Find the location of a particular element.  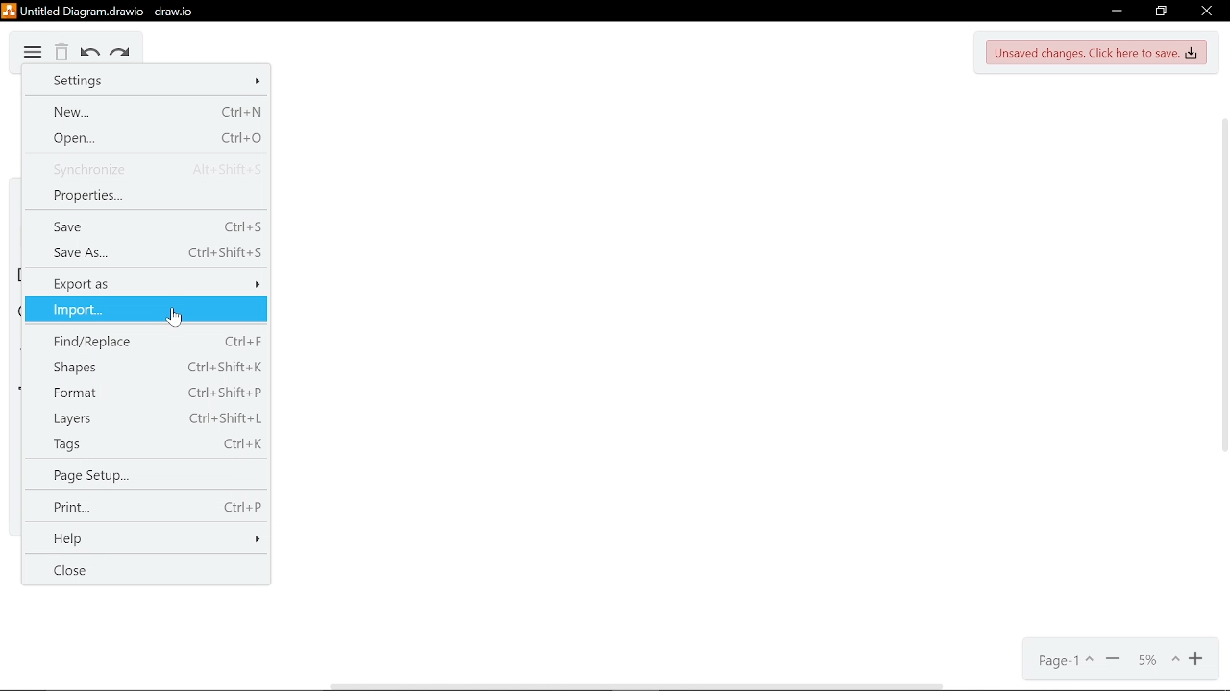

Shapes (shortcut Ctrl+Shift+K) is located at coordinates (146, 368).